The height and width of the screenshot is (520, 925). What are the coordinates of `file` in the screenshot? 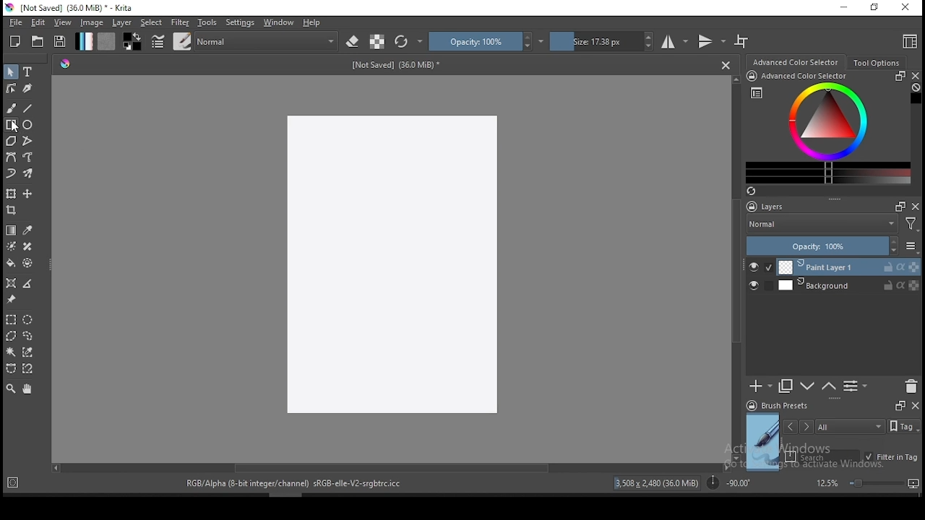 It's located at (15, 22).